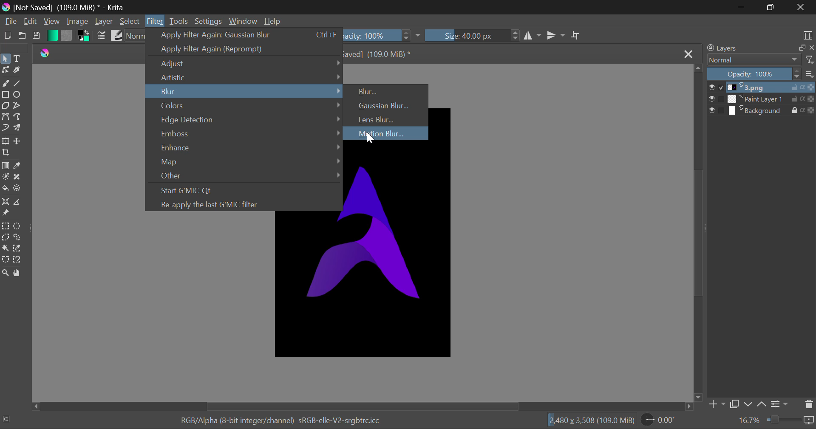 This screenshot has height=429, width=816. I want to click on Minimize, so click(770, 7).